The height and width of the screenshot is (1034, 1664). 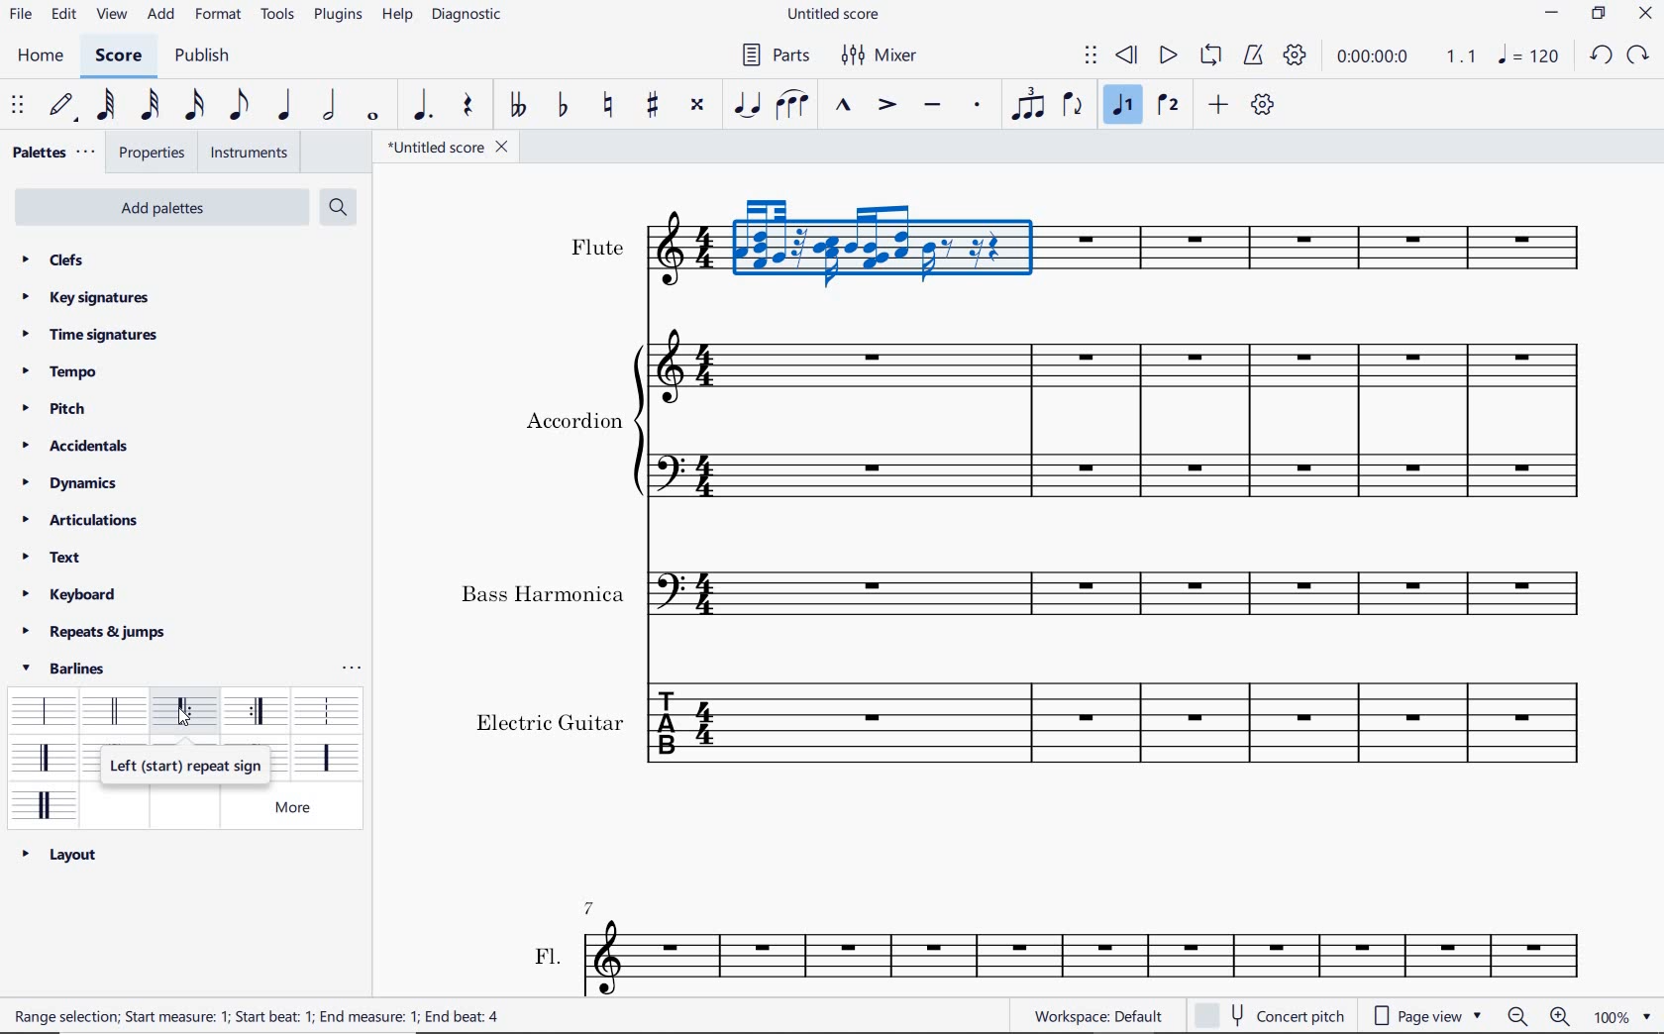 What do you see at coordinates (90, 336) in the screenshot?
I see `time signatures` at bounding box center [90, 336].